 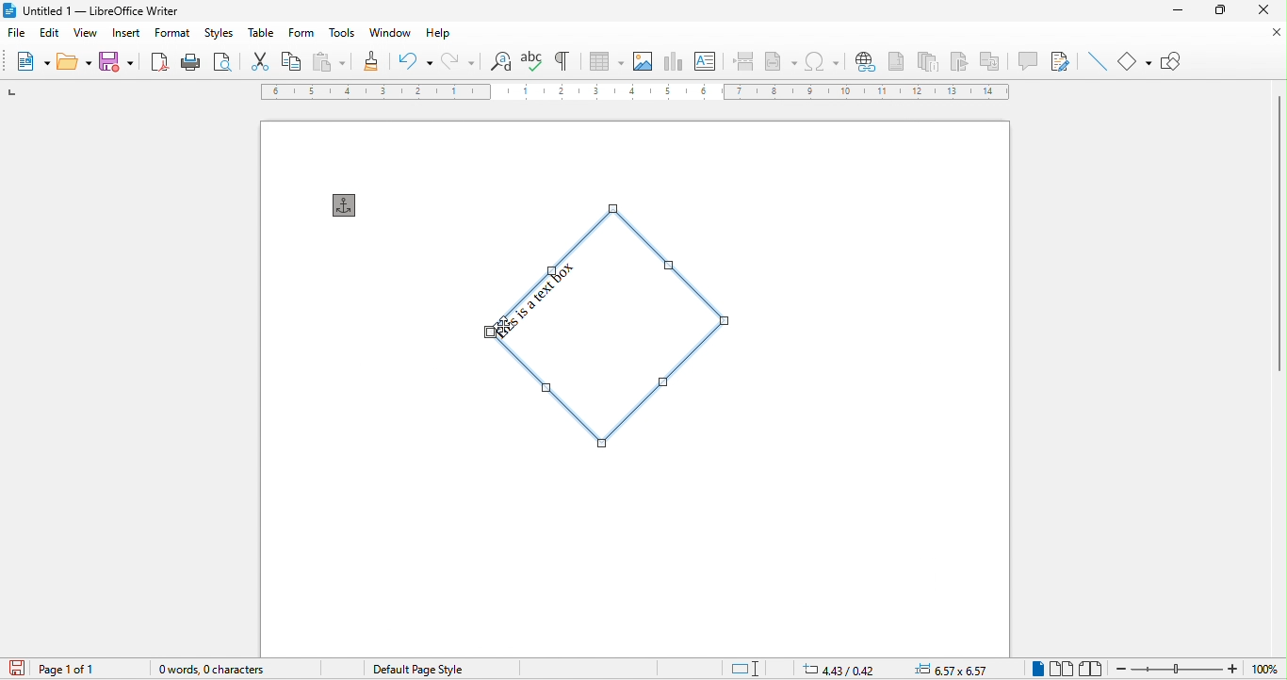 What do you see at coordinates (1090, 668) in the screenshot?
I see `book view` at bounding box center [1090, 668].